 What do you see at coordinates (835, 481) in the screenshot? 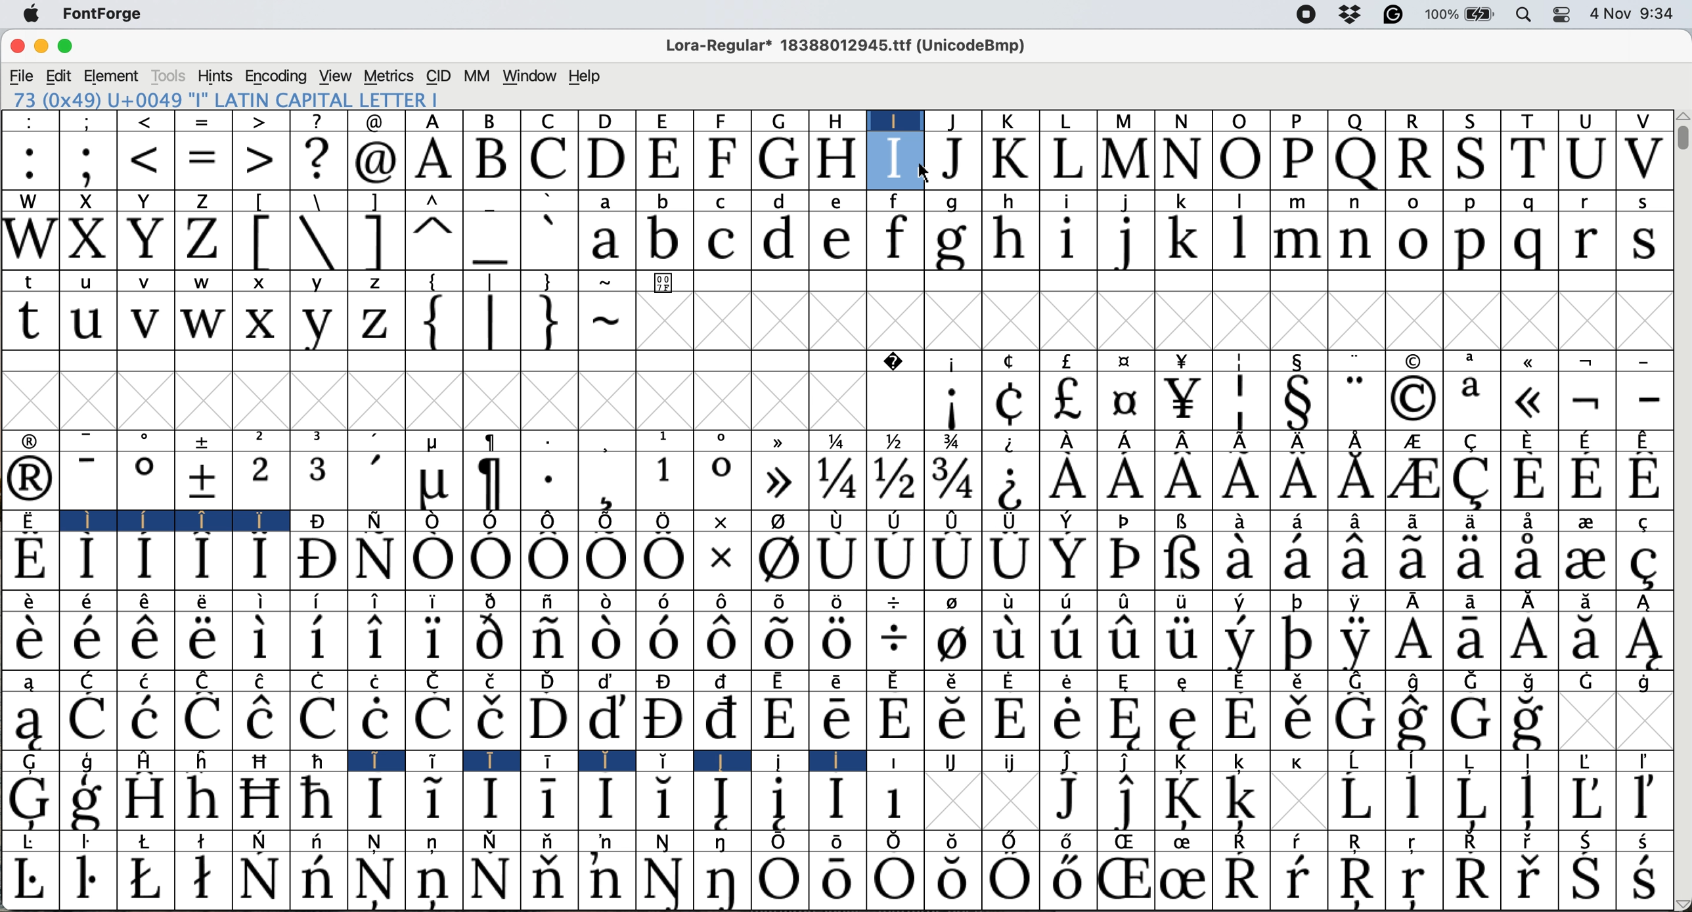
I see `Symbol` at bounding box center [835, 481].